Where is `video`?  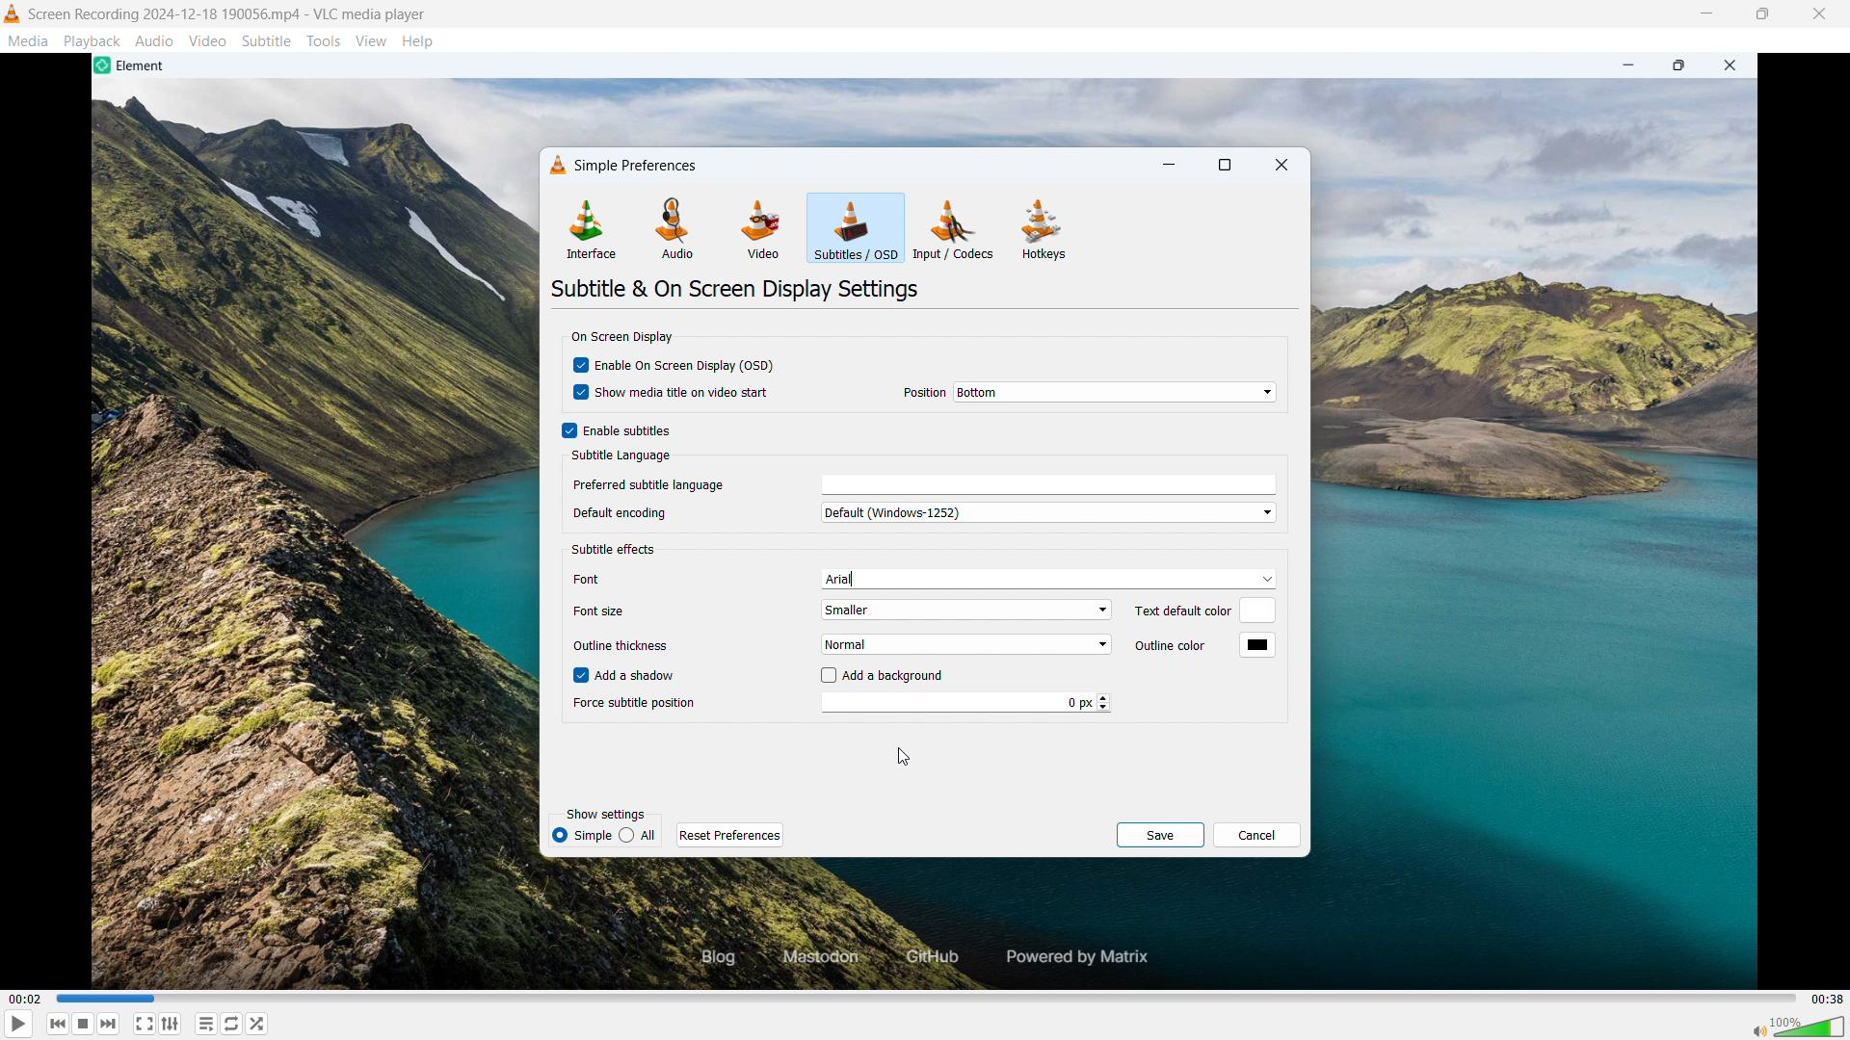 video is located at coordinates (207, 40).